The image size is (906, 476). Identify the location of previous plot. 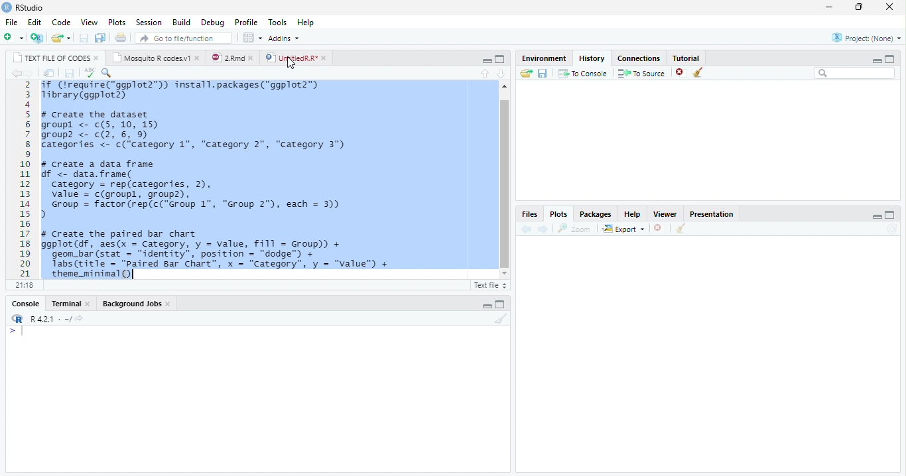
(526, 229).